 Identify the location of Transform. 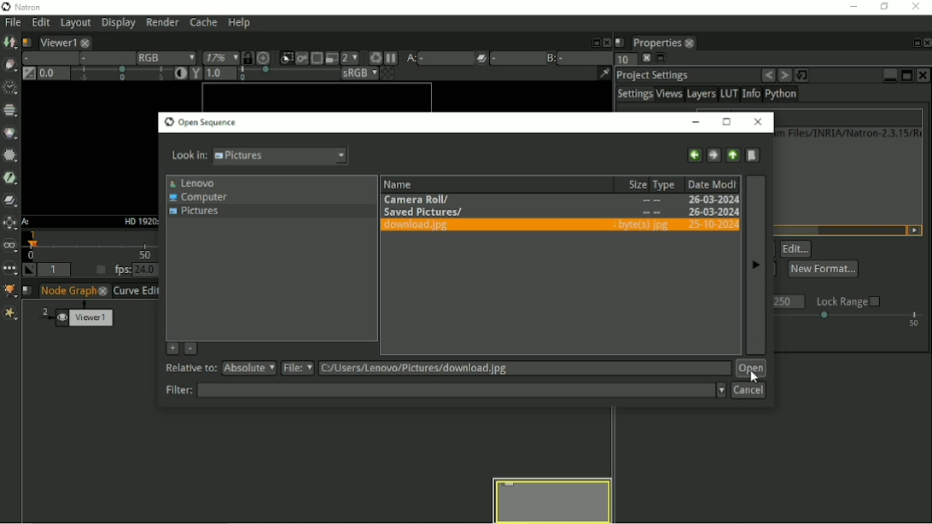
(10, 224).